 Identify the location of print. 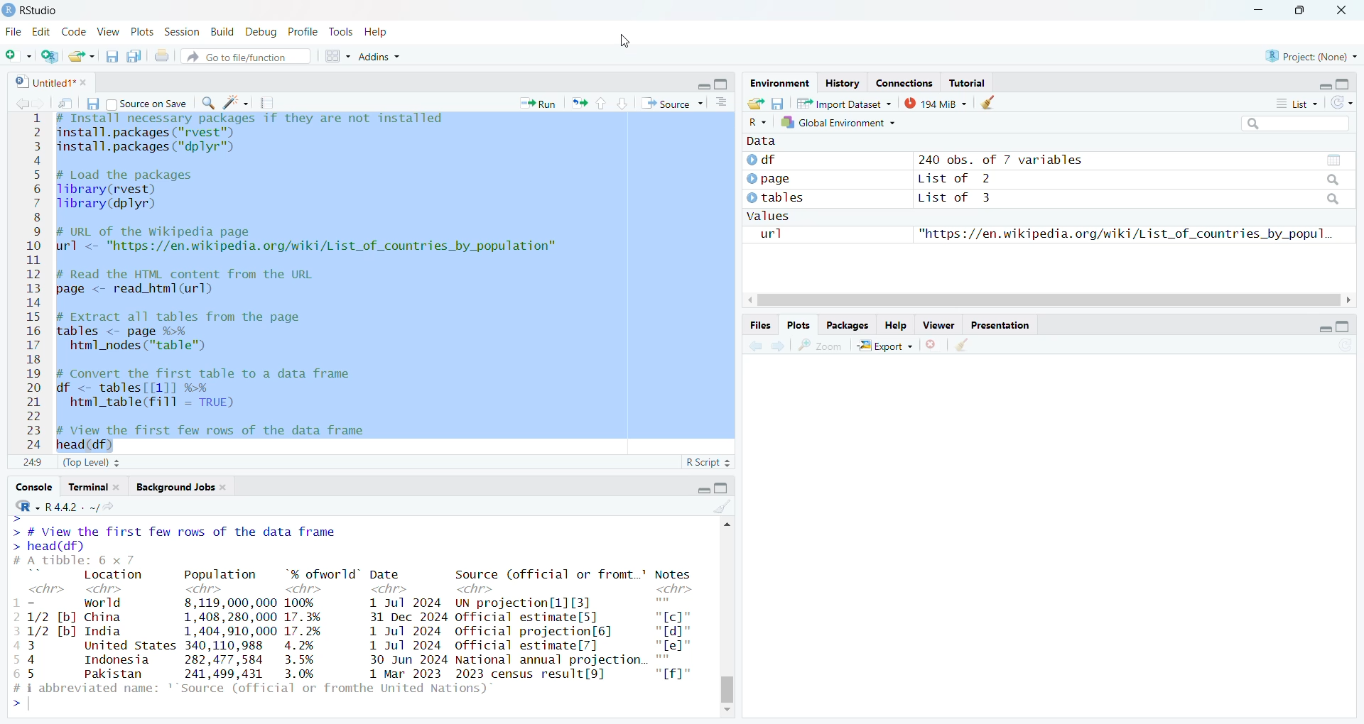
(161, 55).